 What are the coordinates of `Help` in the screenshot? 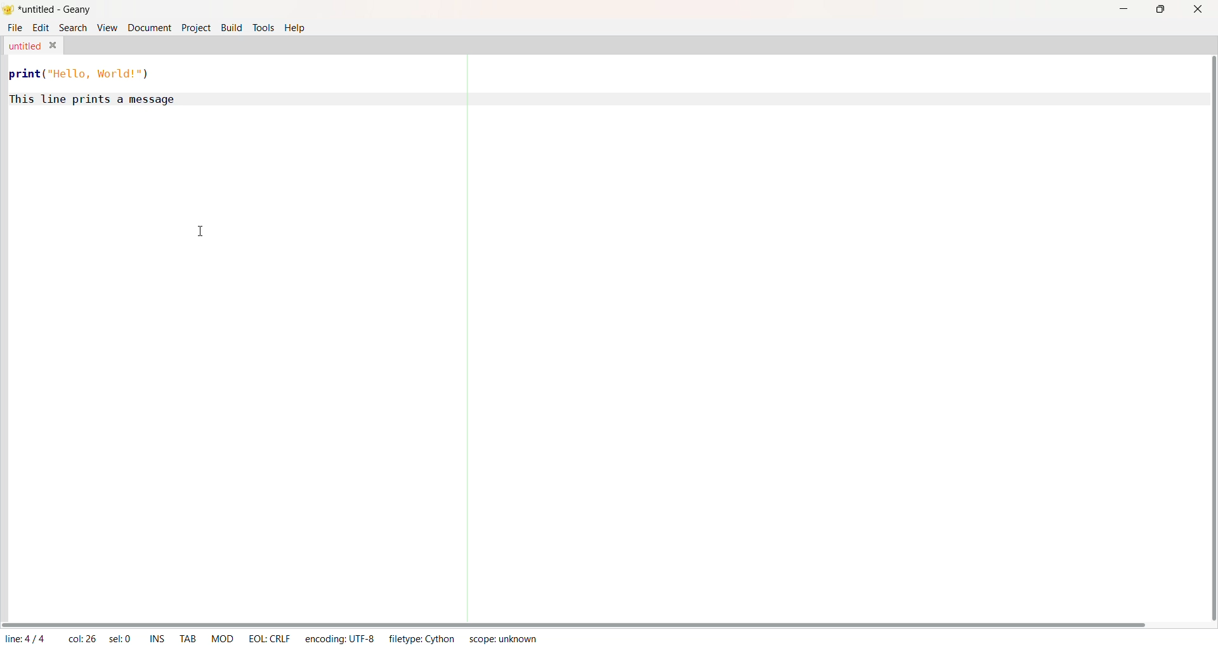 It's located at (298, 30).